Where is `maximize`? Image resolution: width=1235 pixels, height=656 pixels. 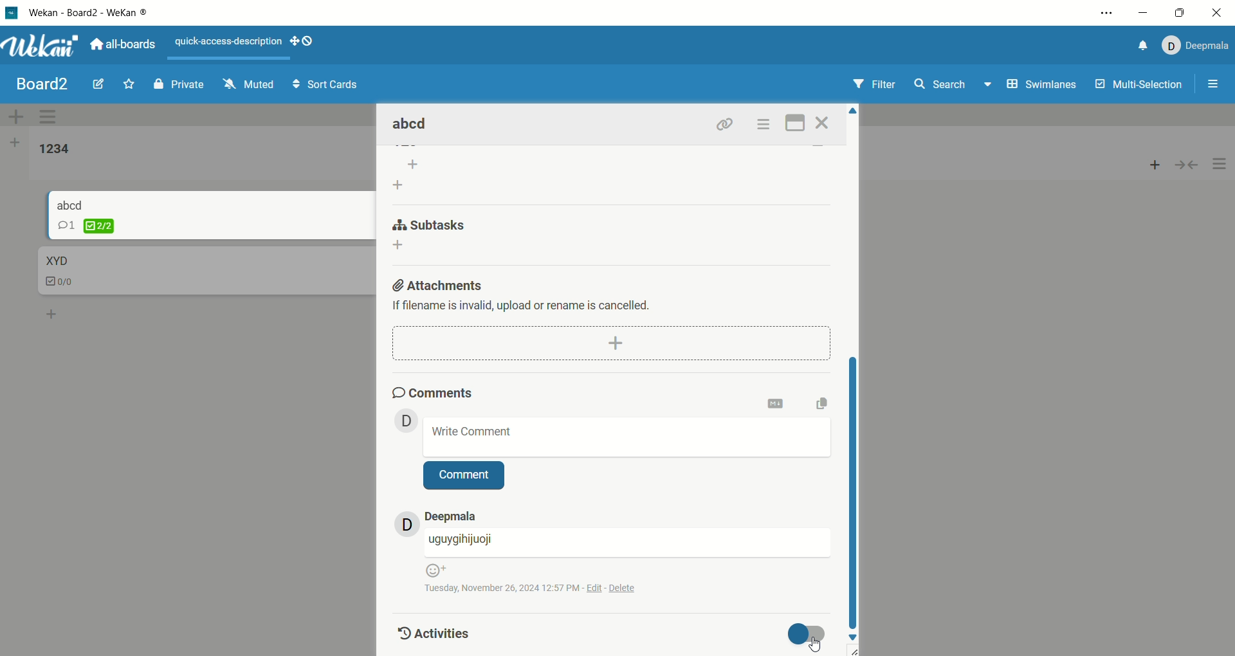 maximize is located at coordinates (1180, 14).